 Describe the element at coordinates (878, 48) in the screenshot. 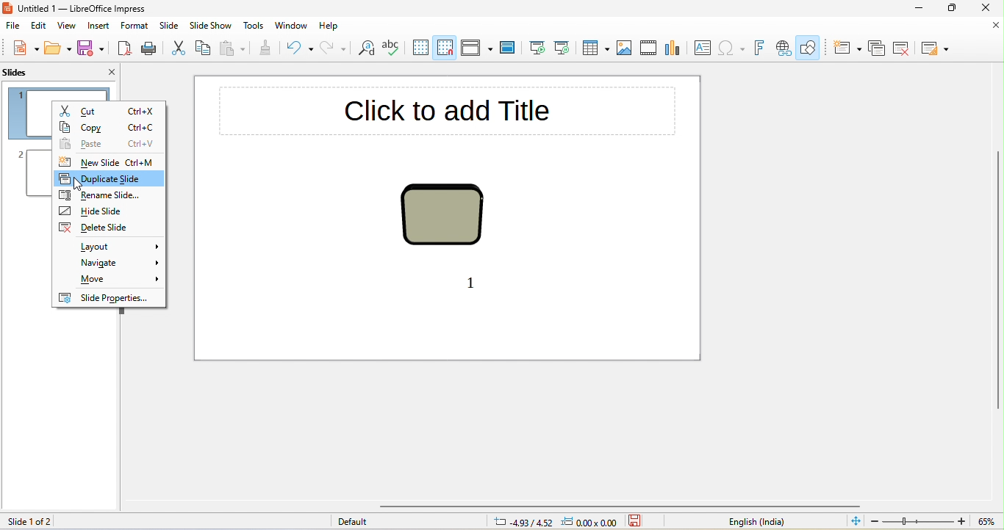

I see `duplicate slide` at that location.